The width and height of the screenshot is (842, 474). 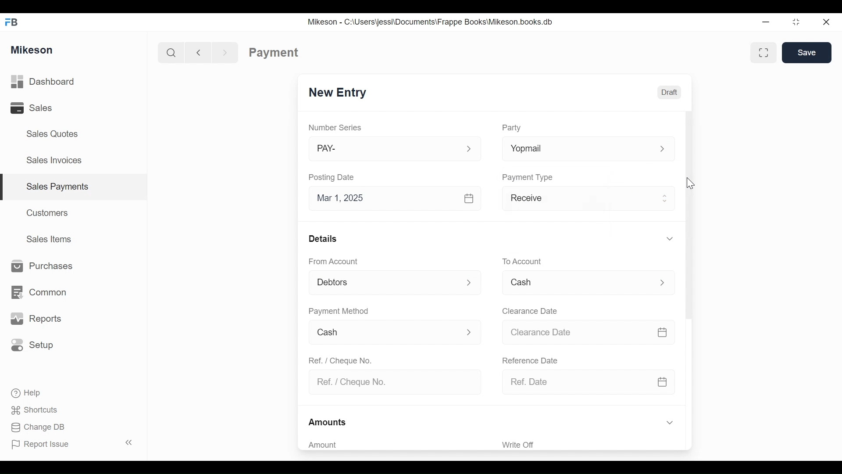 I want to click on Cash, so click(x=394, y=331).